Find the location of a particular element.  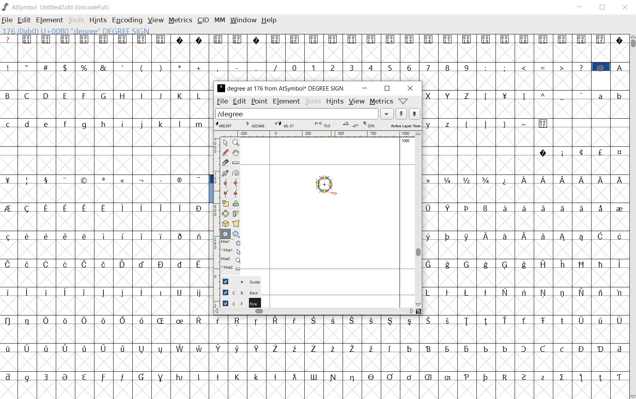

empty glyph slots is located at coordinates (107, 305).